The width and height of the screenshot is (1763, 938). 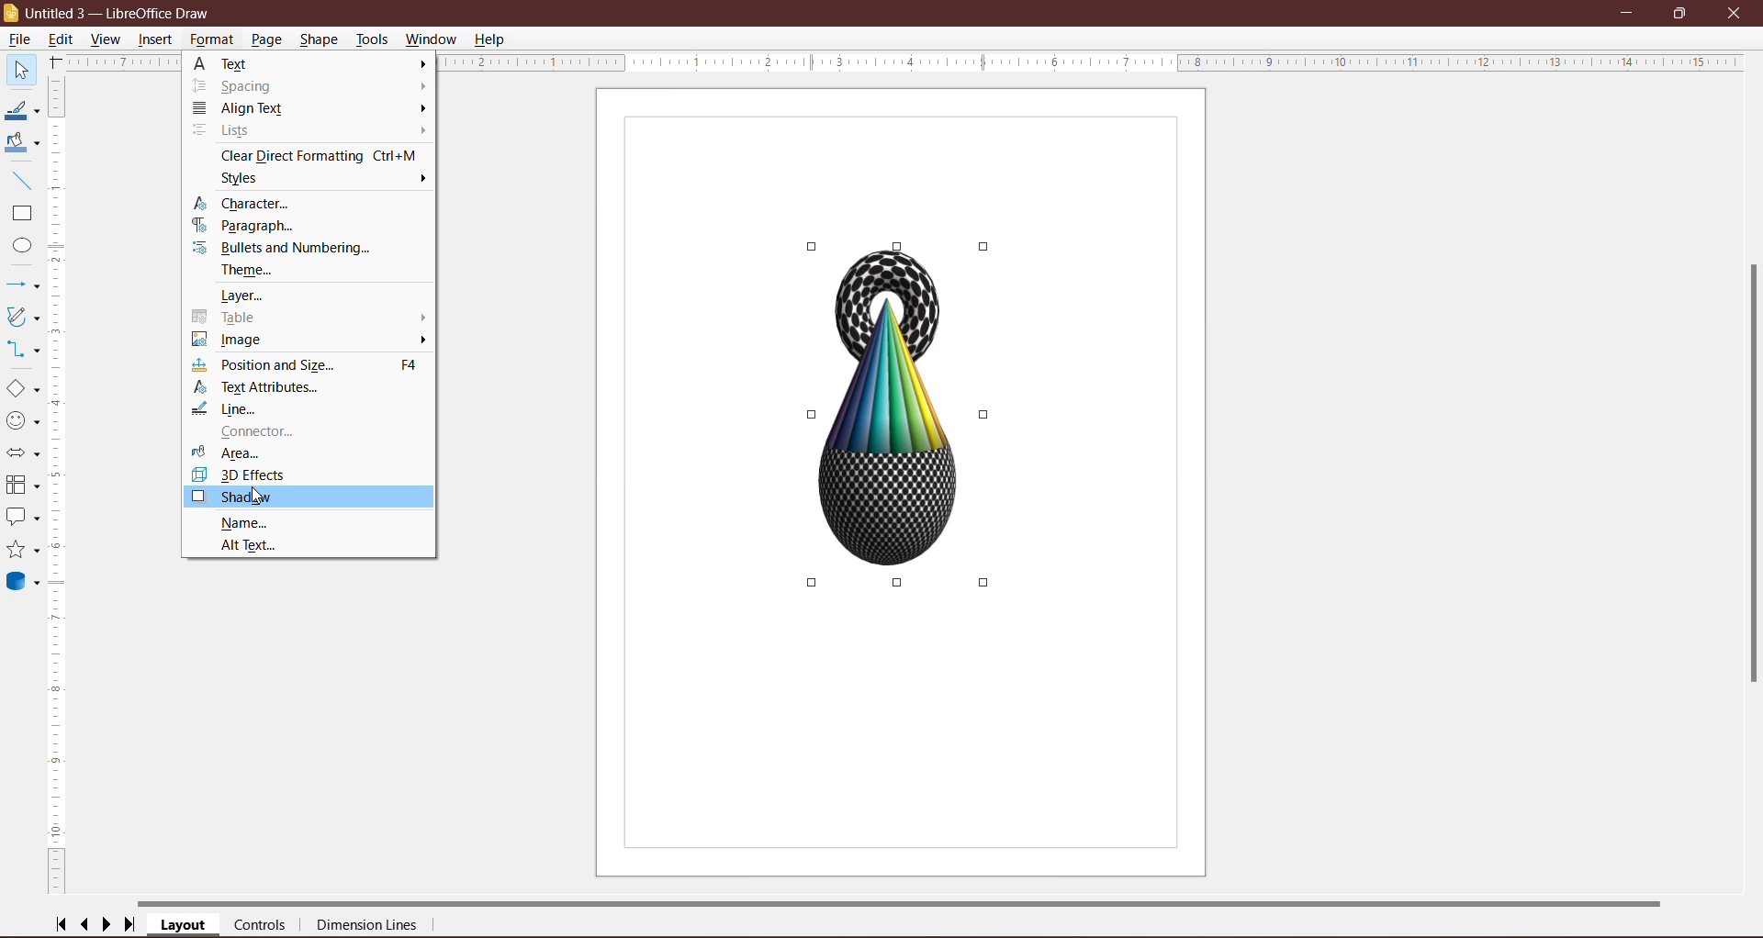 What do you see at coordinates (268, 39) in the screenshot?
I see `Page` at bounding box center [268, 39].